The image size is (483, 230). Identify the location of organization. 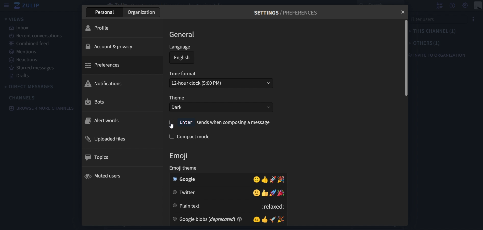
(141, 12).